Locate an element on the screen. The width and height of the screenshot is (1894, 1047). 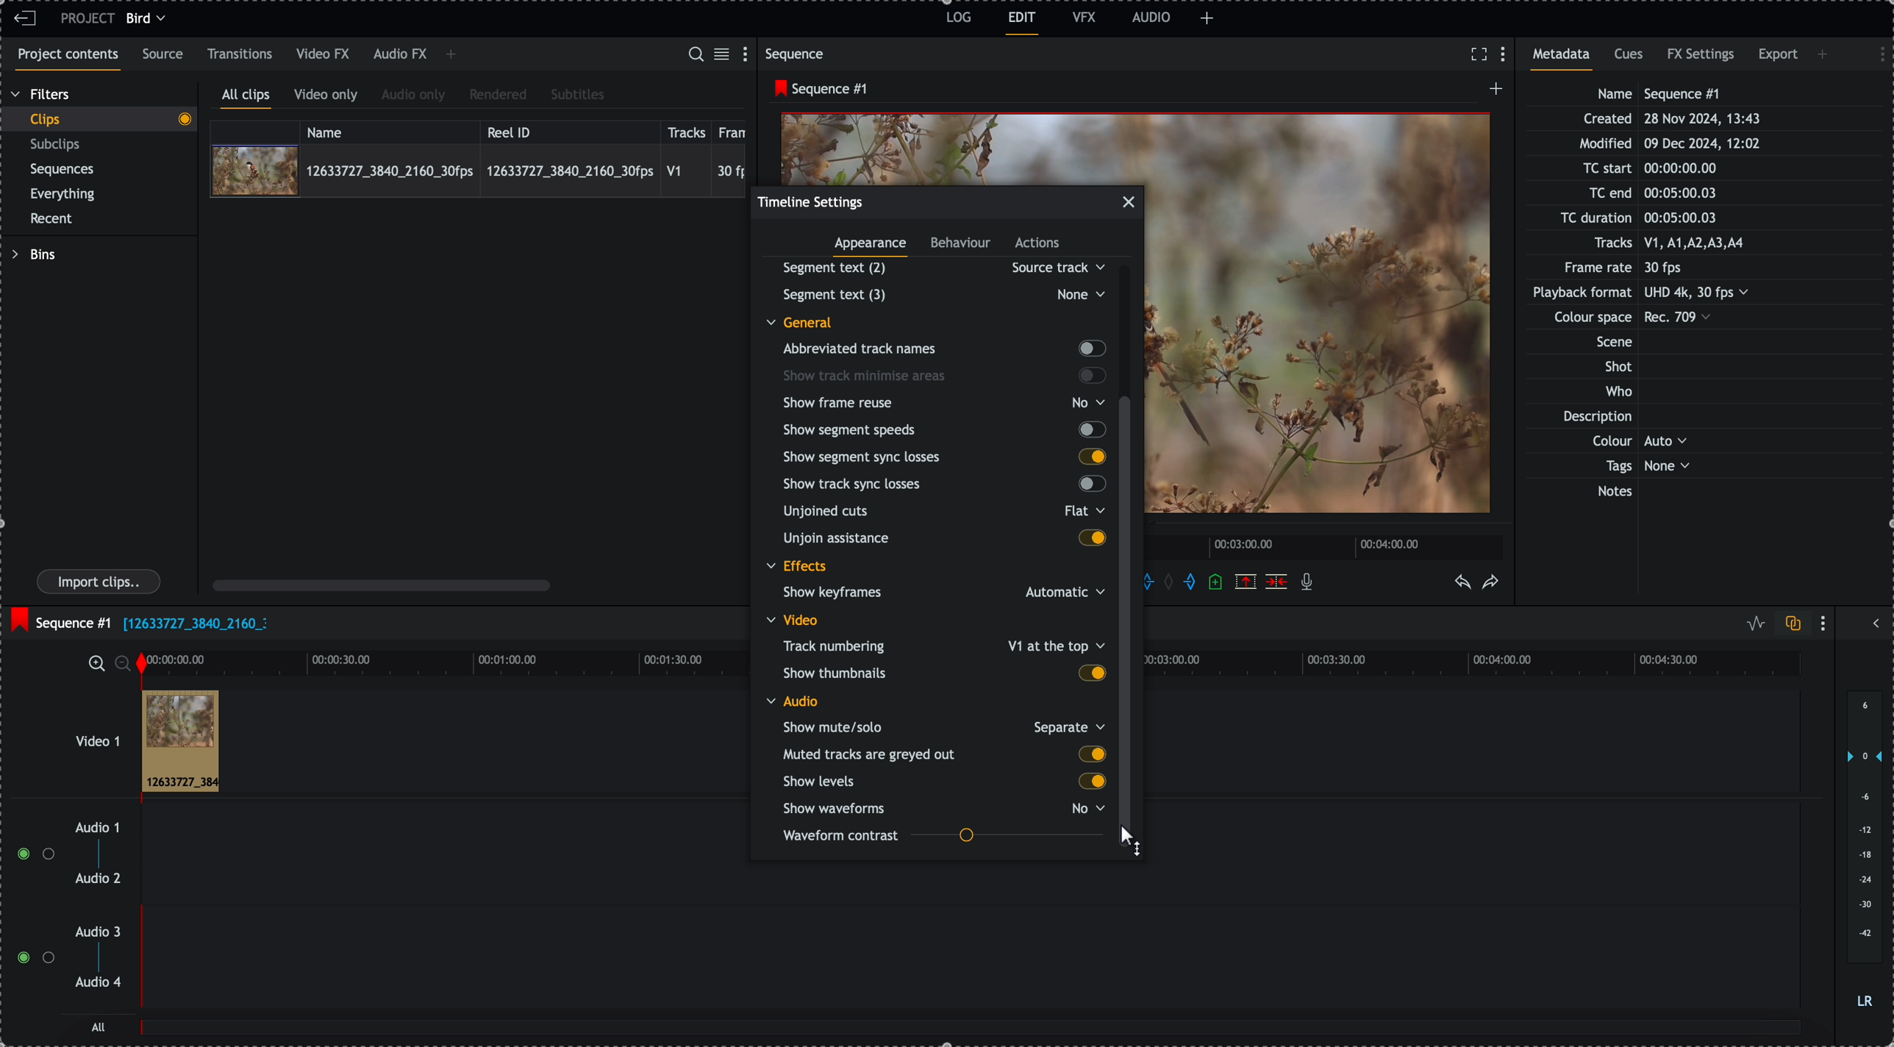
track audio is located at coordinates (969, 966).